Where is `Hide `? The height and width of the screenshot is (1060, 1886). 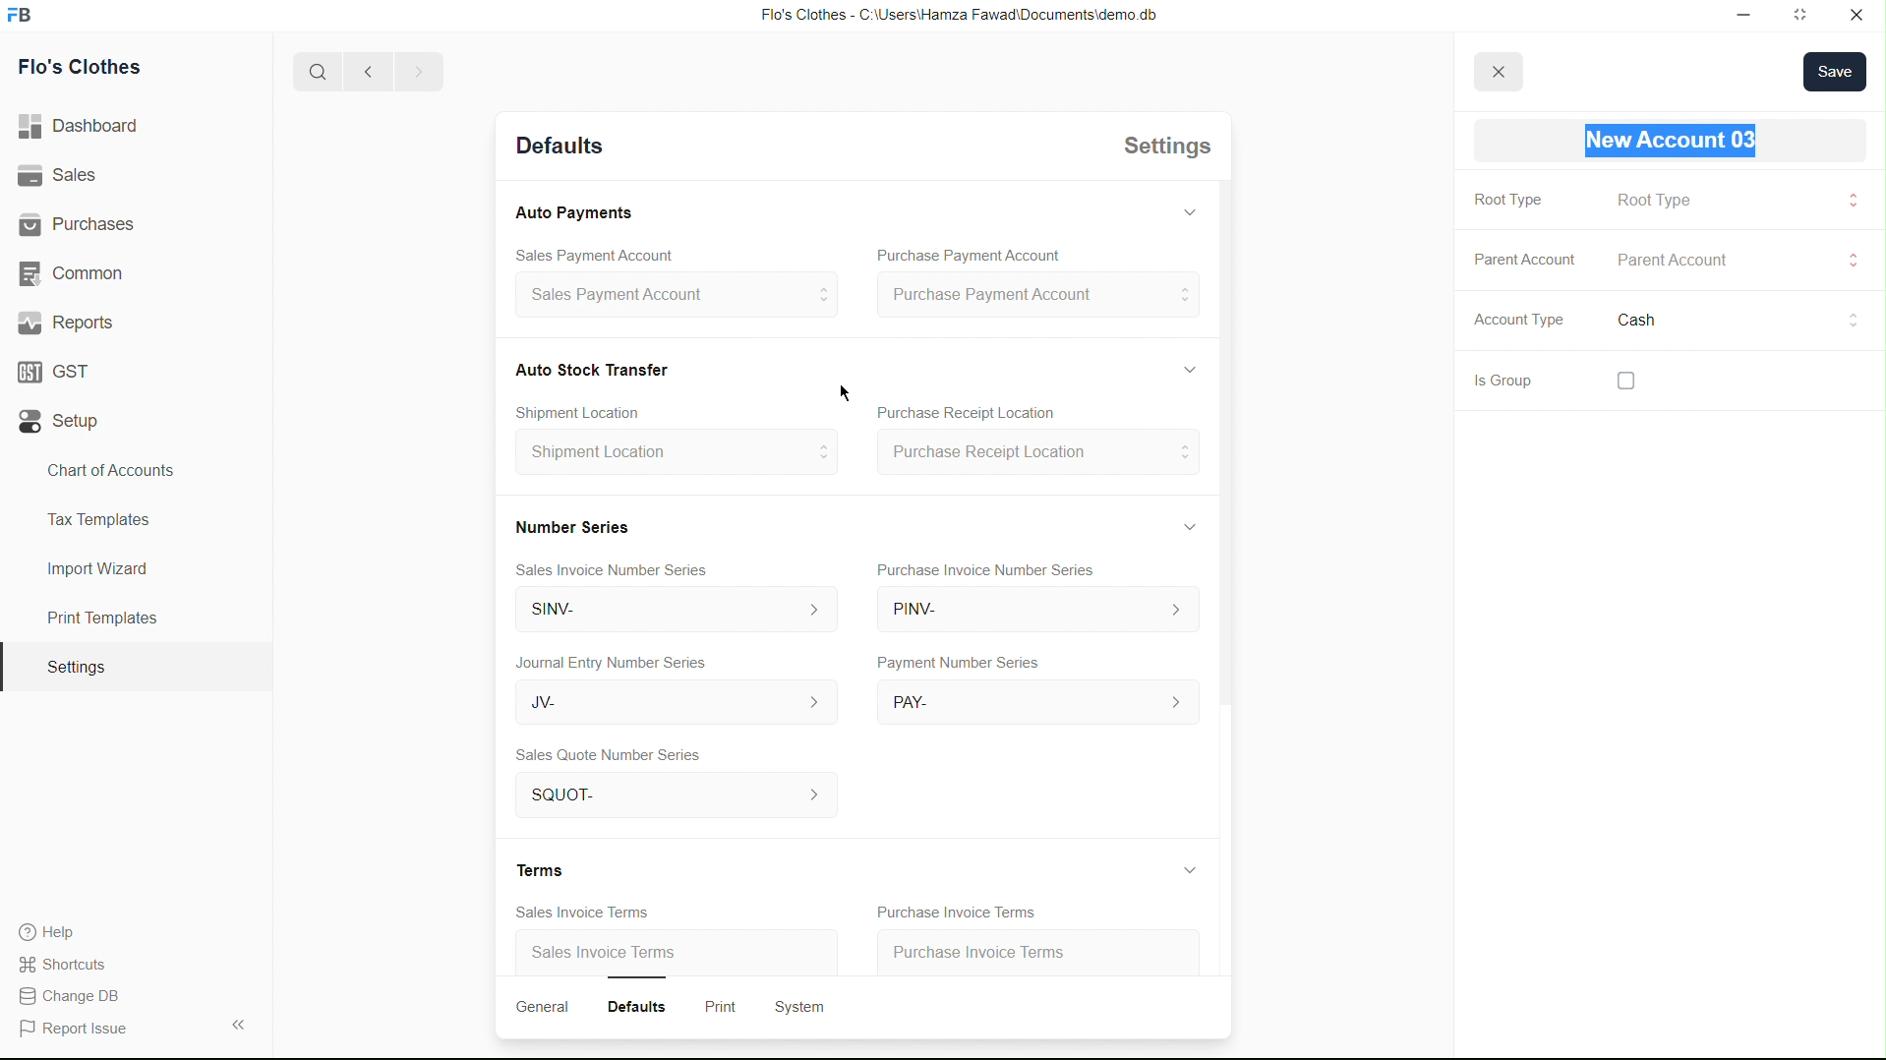 Hide  is located at coordinates (1186, 869).